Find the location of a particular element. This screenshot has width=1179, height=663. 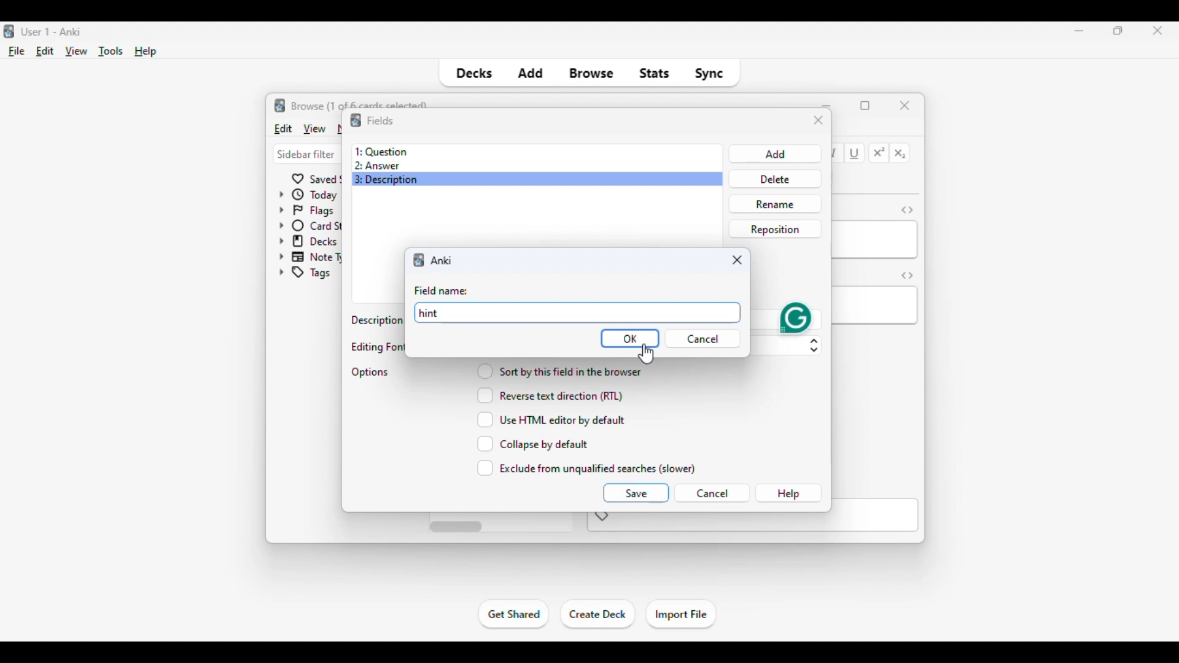

Grammarly Logo is located at coordinates (796, 318).